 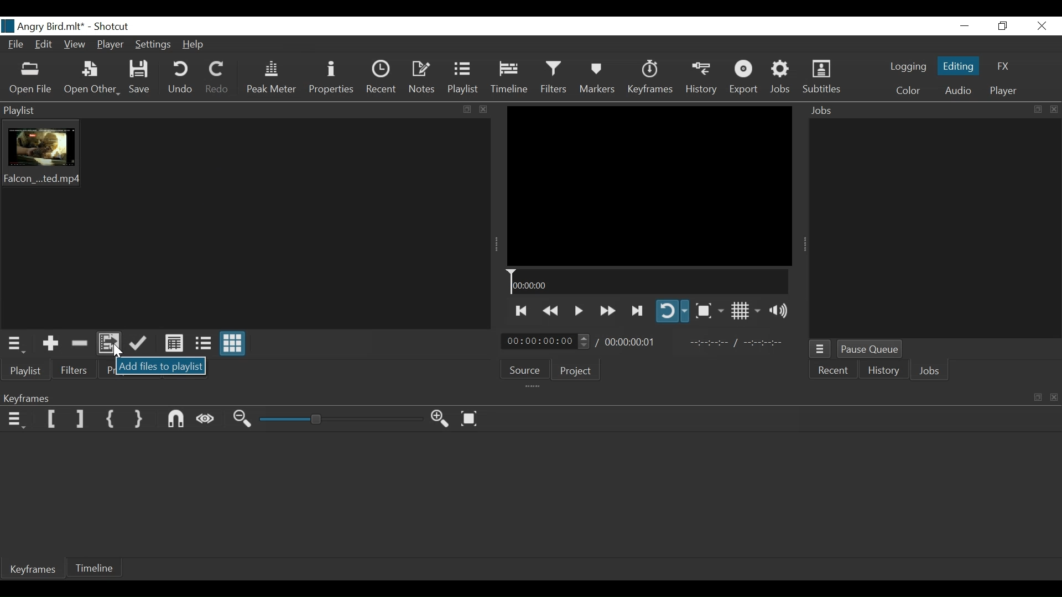 I want to click on Audio, so click(x=960, y=91).